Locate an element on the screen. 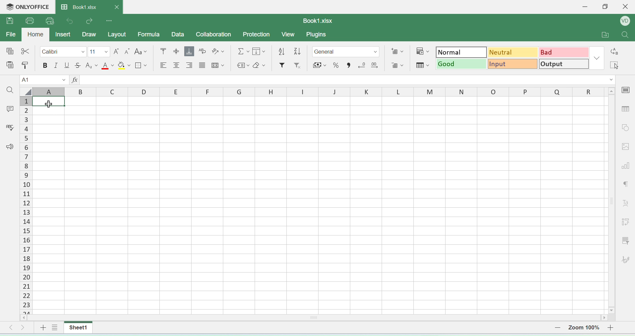 The width and height of the screenshot is (635, 336). zoom number is located at coordinates (583, 327).